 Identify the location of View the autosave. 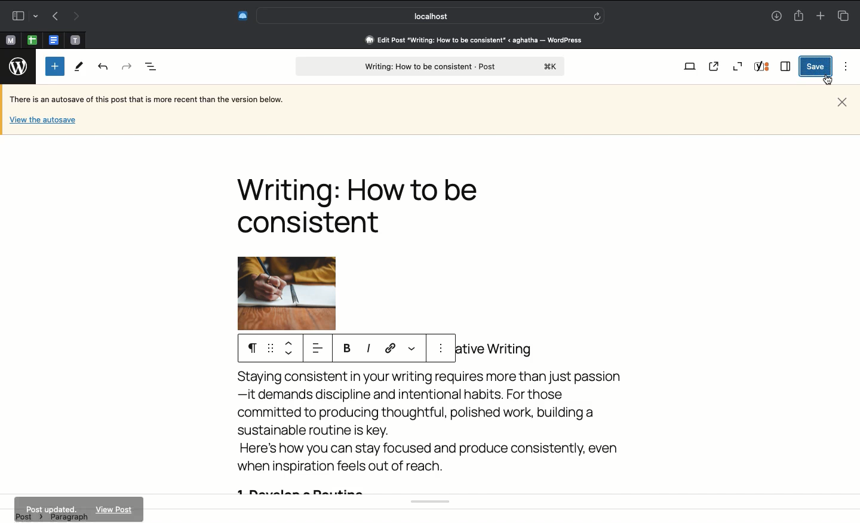
(42, 119).